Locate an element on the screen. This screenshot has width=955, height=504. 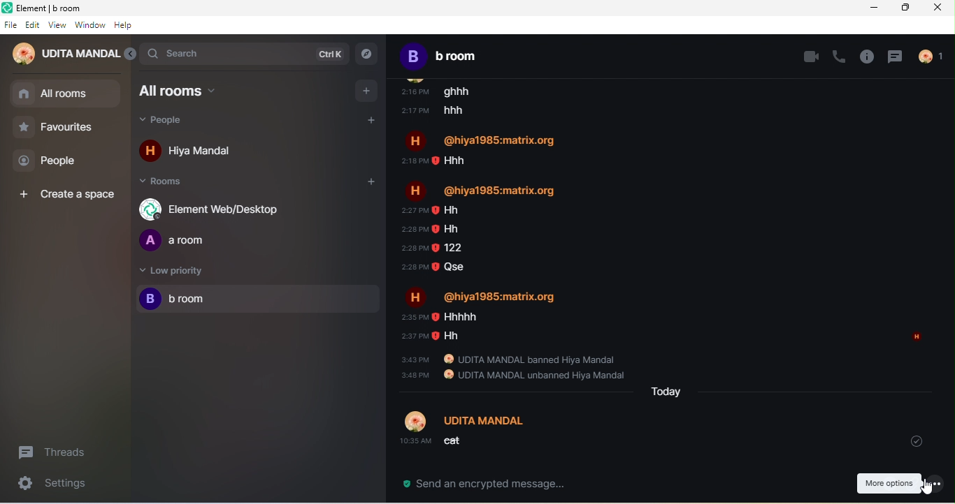
maximize is located at coordinates (909, 8).